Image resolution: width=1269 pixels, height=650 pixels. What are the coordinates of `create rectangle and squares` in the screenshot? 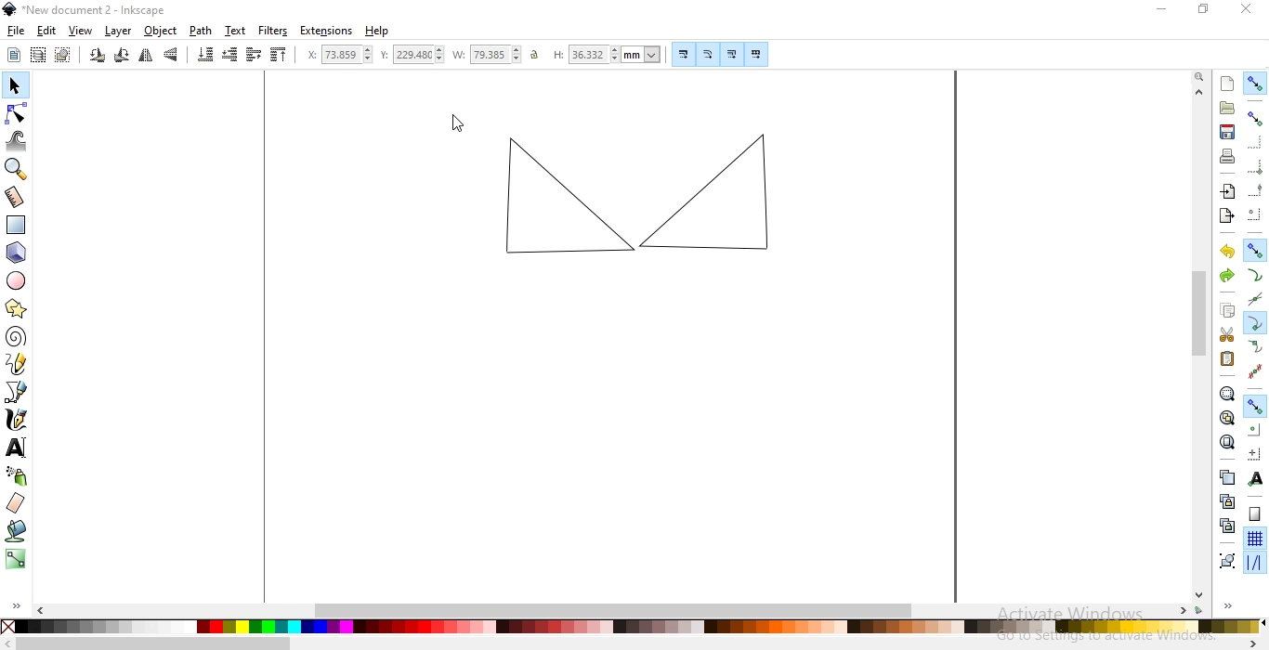 It's located at (20, 224).